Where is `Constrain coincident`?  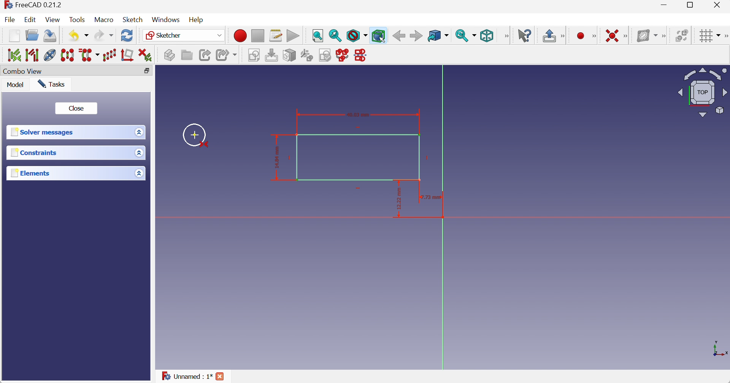
Constrain coincident is located at coordinates (611, 35).